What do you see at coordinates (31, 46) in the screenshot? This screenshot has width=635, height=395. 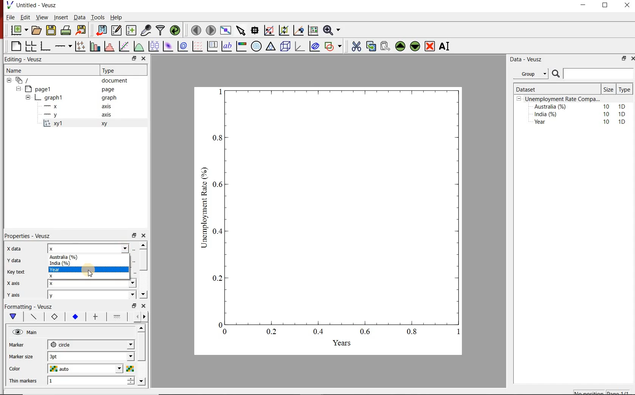 I see `arrange graphs` at bounding box center [31, 46].